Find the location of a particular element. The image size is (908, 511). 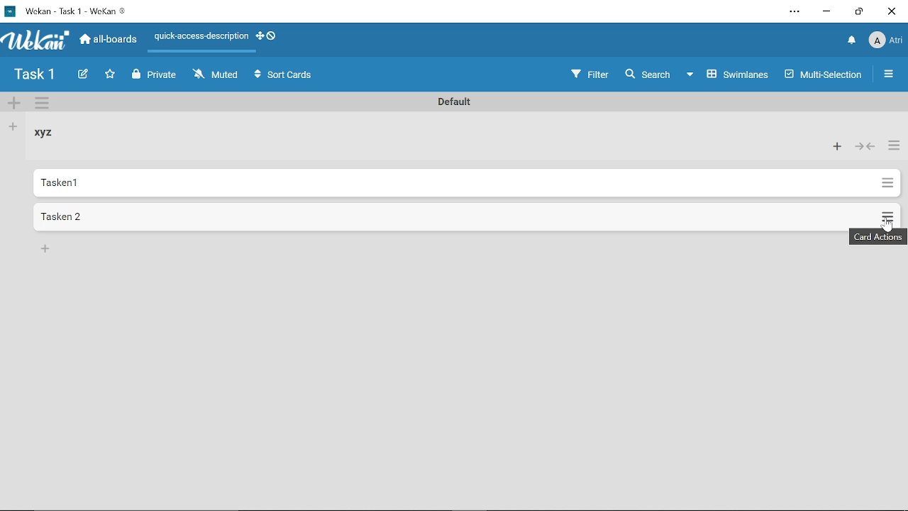

Multiselection is located at coordinates (824, 77).